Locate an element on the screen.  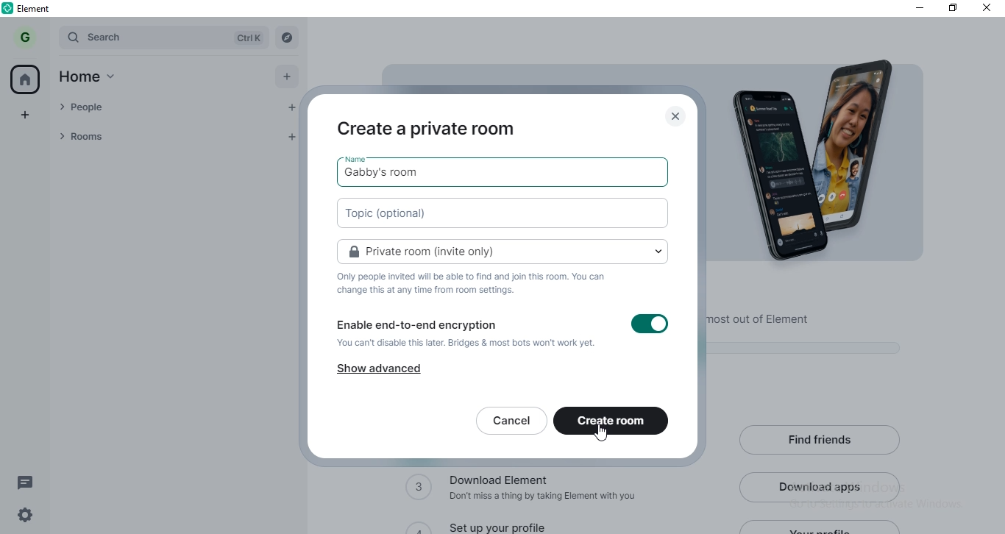
people is located at coordinates (163, 109).